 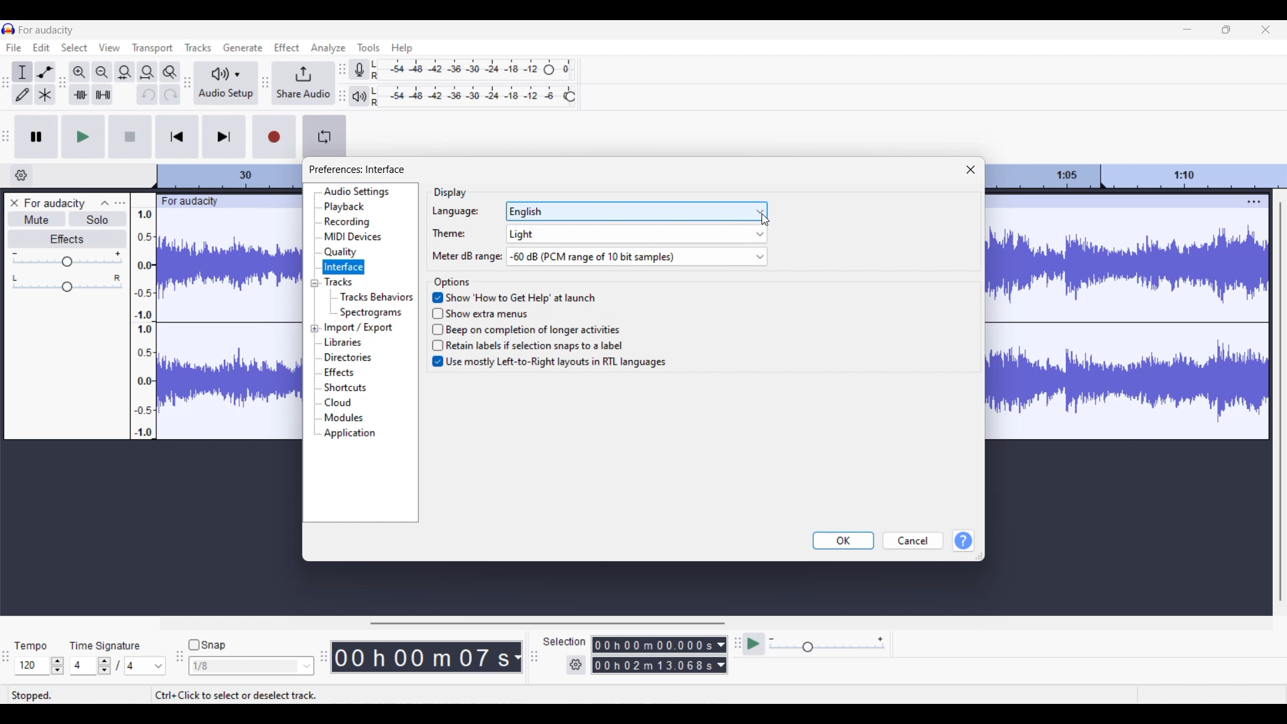 I want to click on Share audio, so click(x=303, y=84).